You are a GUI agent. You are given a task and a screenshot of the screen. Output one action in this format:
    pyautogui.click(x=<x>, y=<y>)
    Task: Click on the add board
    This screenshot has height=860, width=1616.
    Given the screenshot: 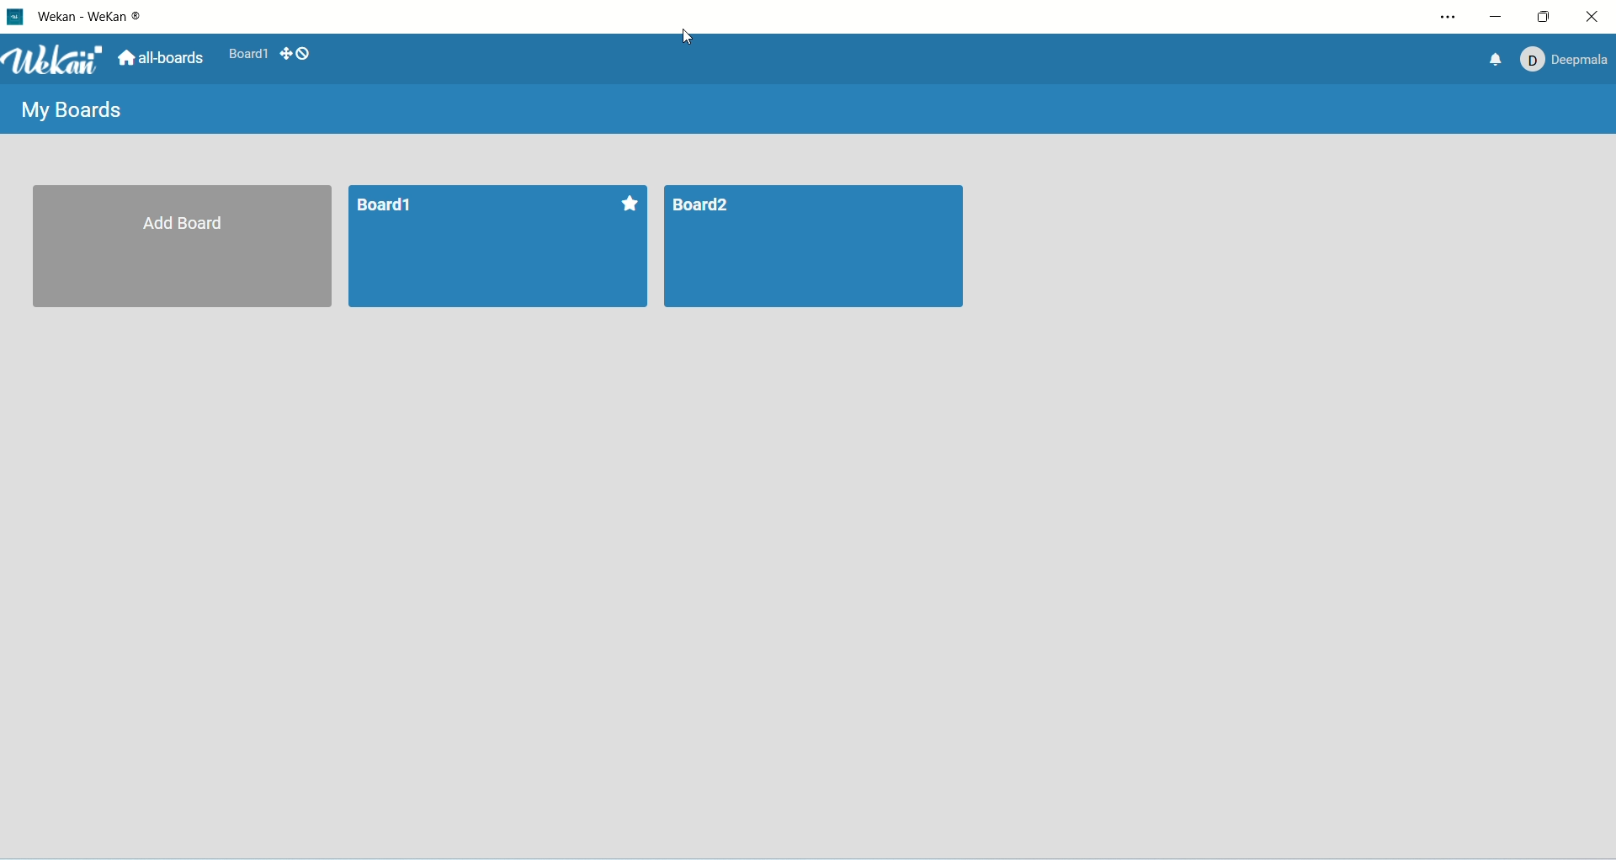 What is the action you would take?
    pyautogui.click(x=182, y=247)
    